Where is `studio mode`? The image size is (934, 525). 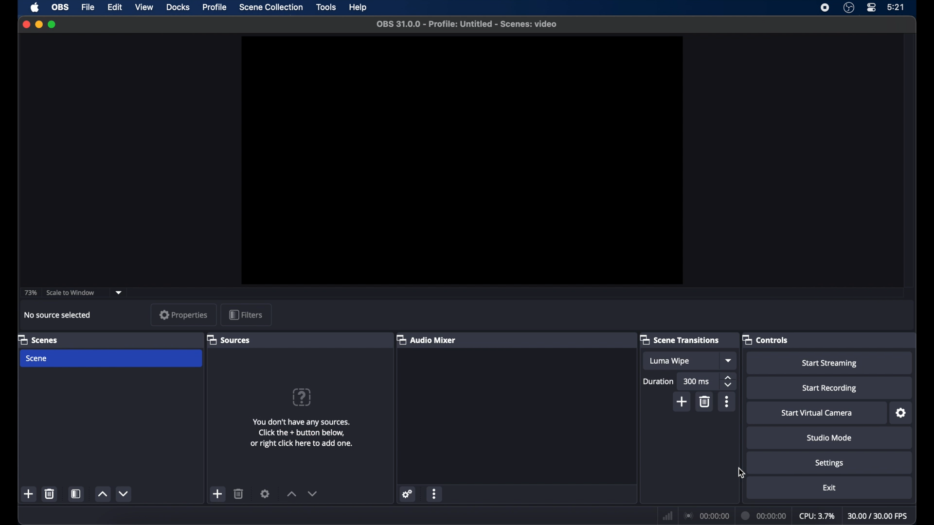 studio mode is located at coordinates (830, 439).